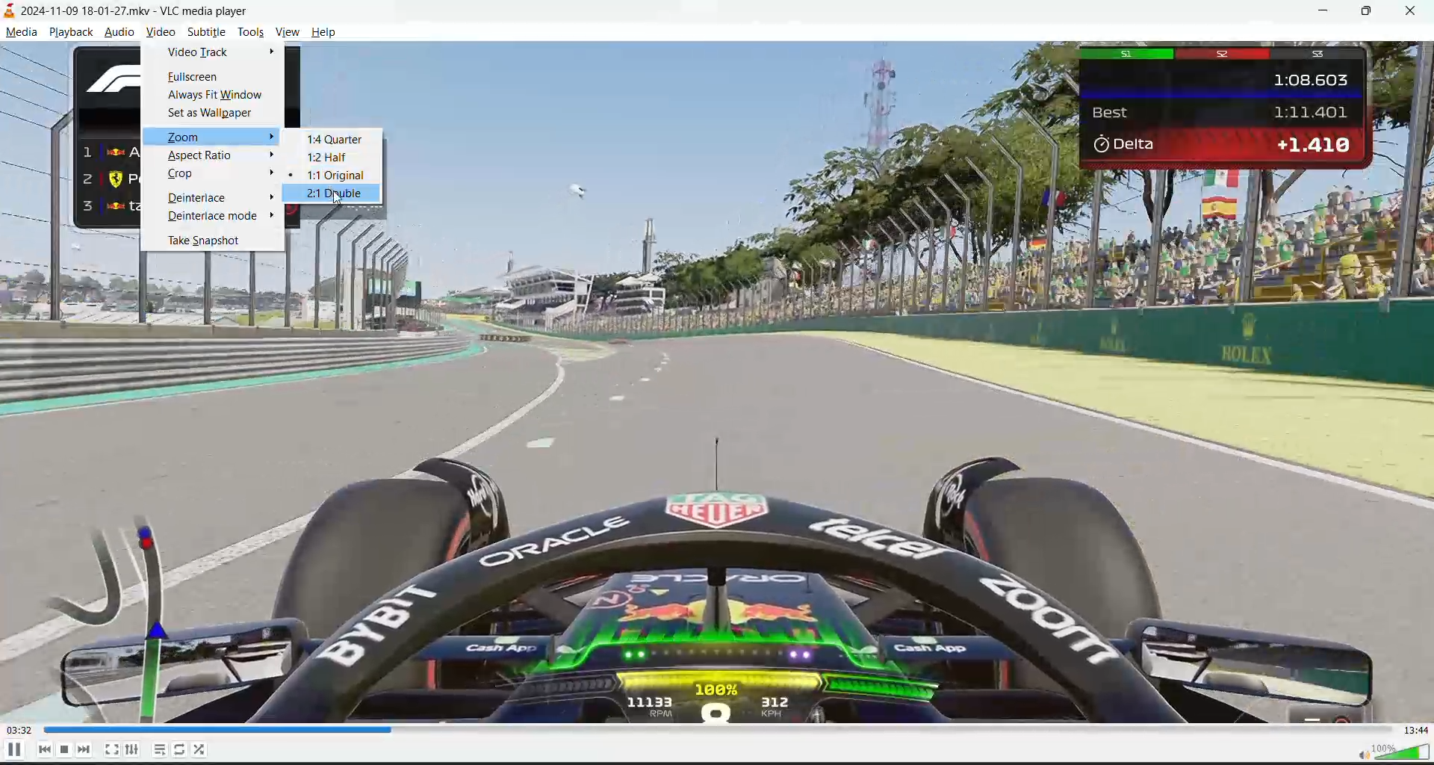 This screenshot has width=1434, height=765. Describe the element at coordinates (214, 217) in the screenshot. I see `deinterlace mode` at that location.